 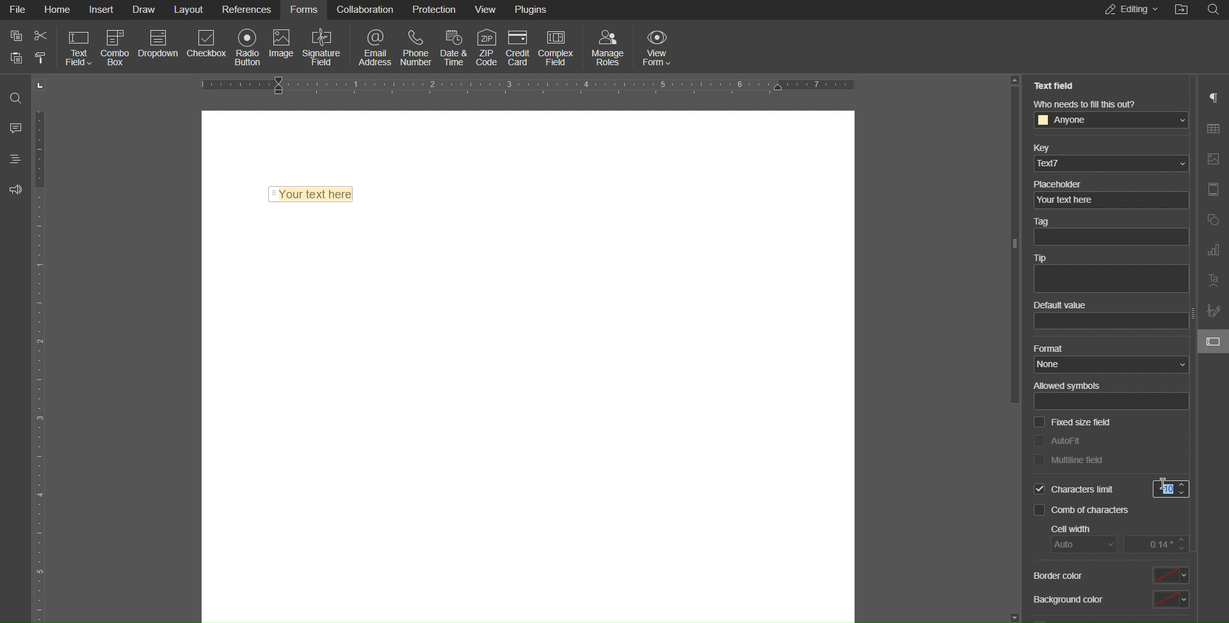 I want to click on Text Field, so click(x=75, y=47).